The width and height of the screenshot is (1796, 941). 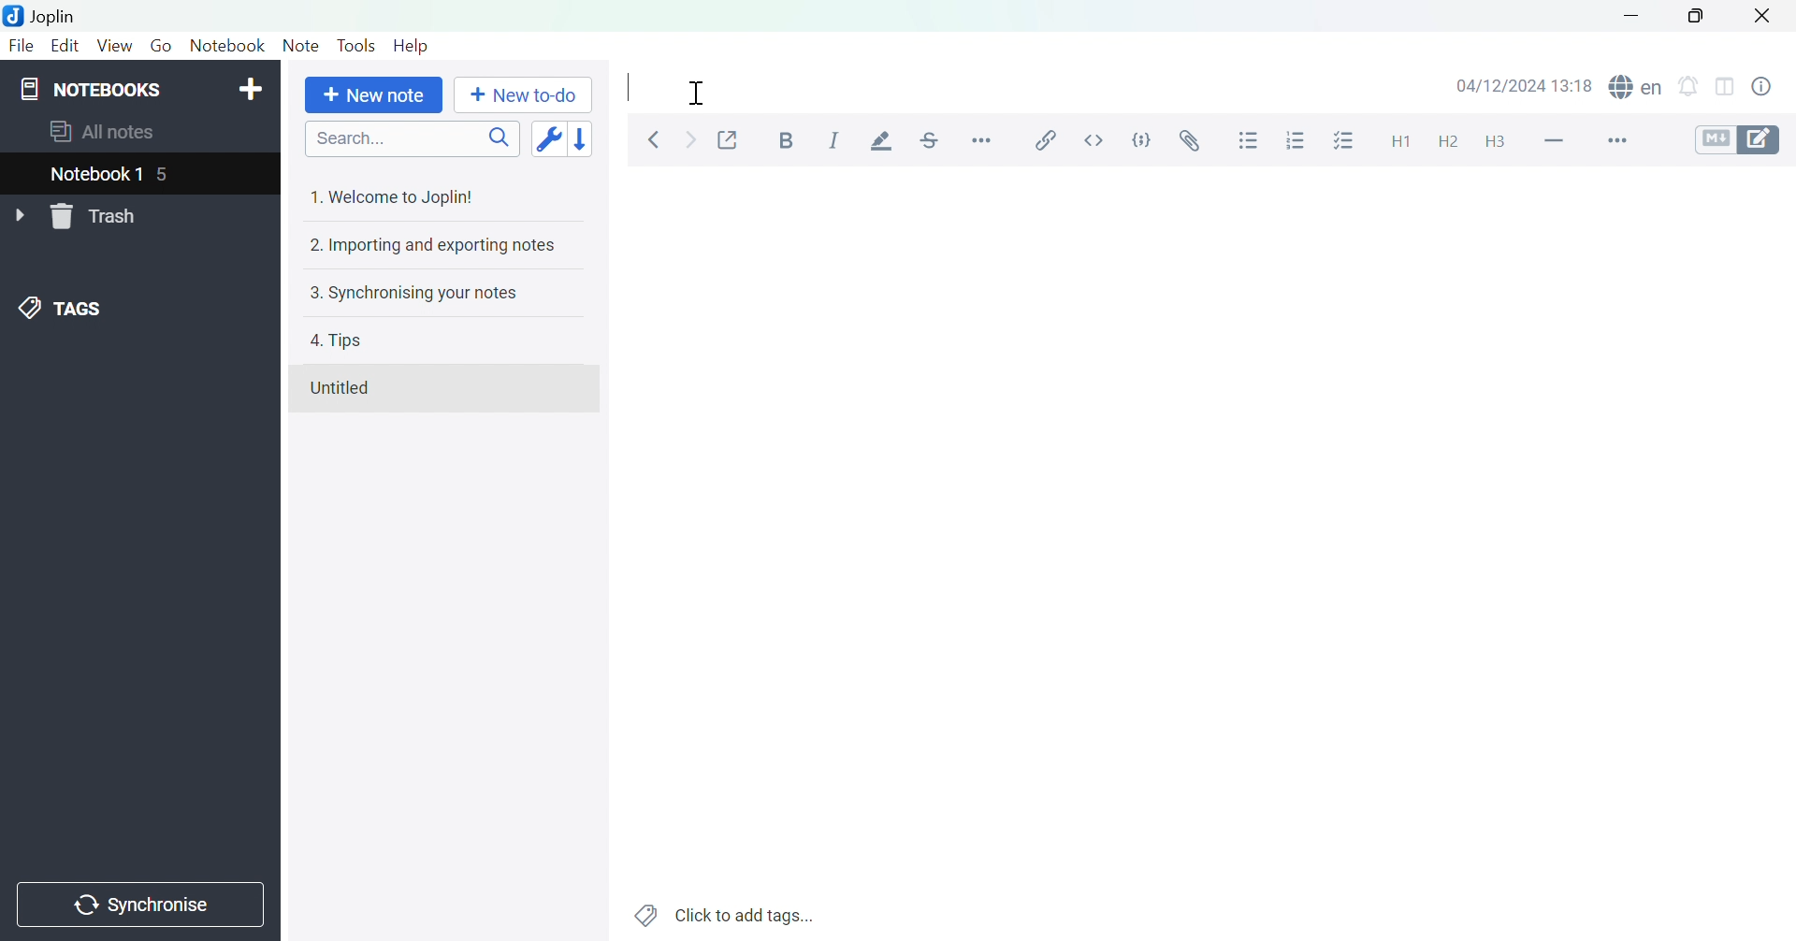 I want to click on Note, so click(x=299, y=47).